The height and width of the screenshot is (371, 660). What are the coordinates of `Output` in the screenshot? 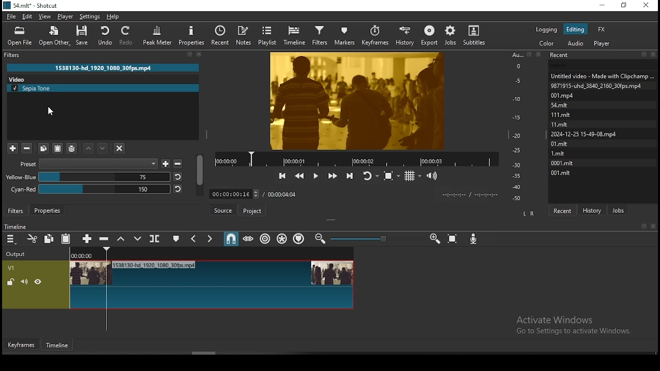 It's located at (19, 253).